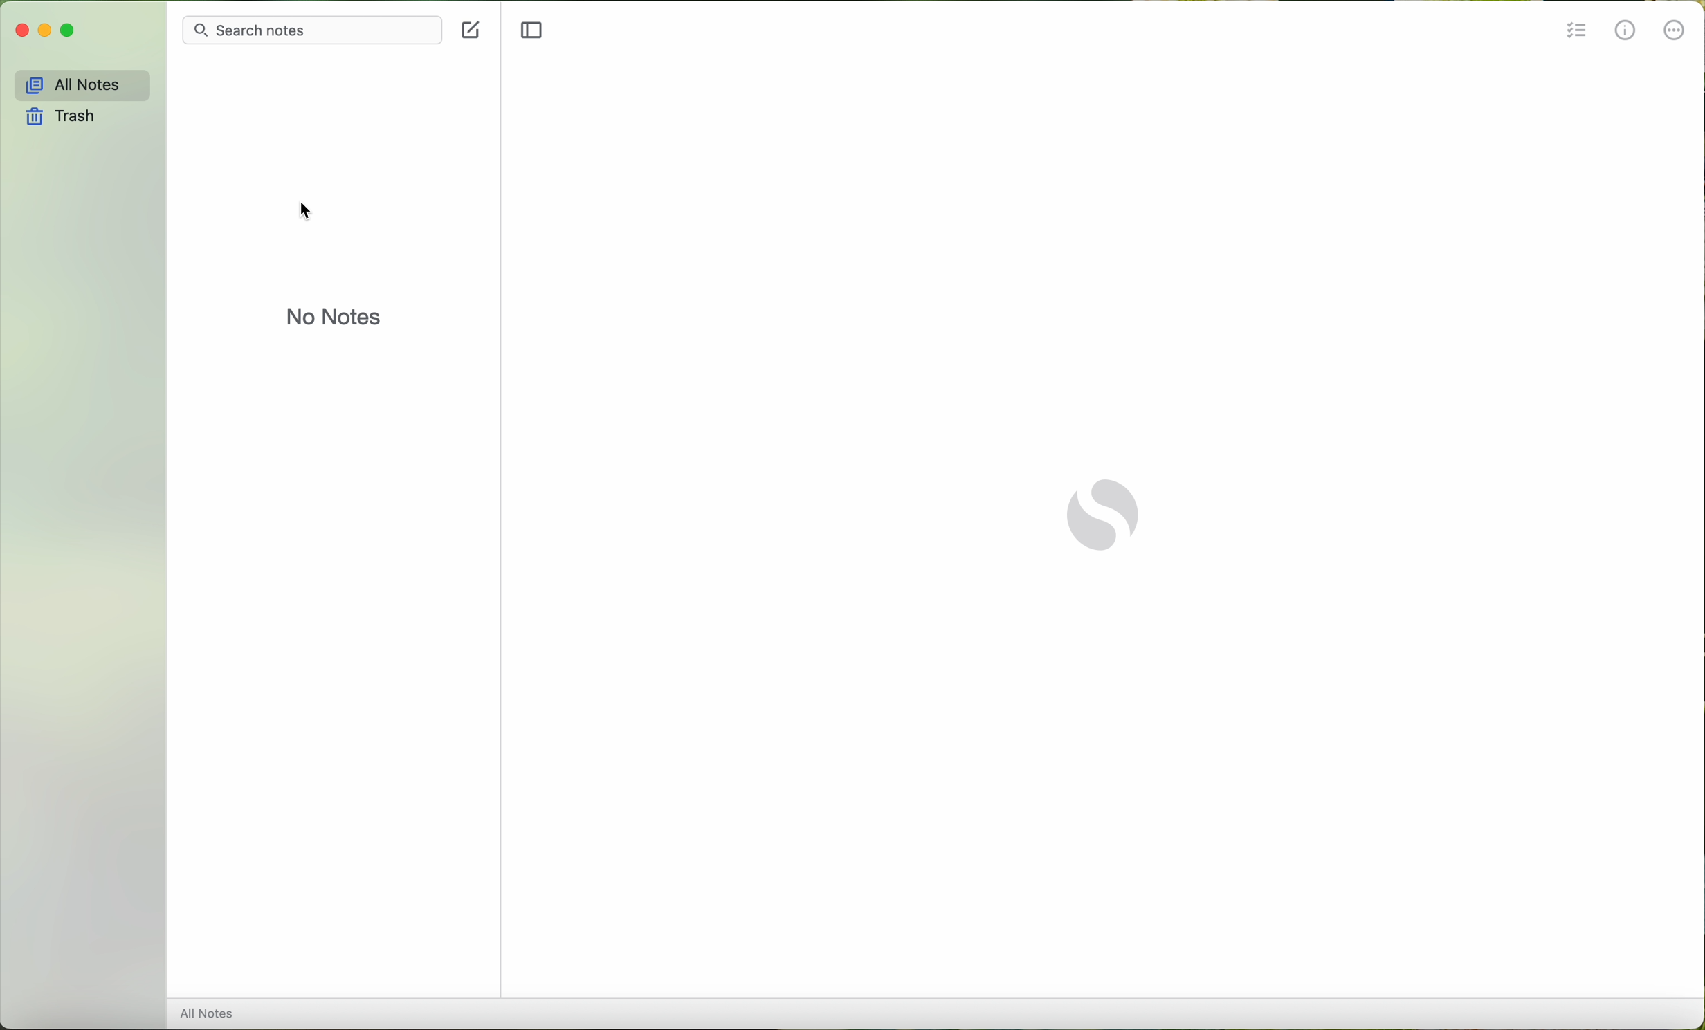 This screenshot has height=1030, width=1705. I want to click on maximize Simplenote, so click(73, 30).